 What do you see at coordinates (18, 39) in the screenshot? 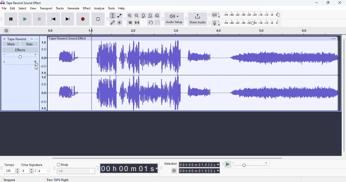
I see `track name` at bounding box center [18, 39].